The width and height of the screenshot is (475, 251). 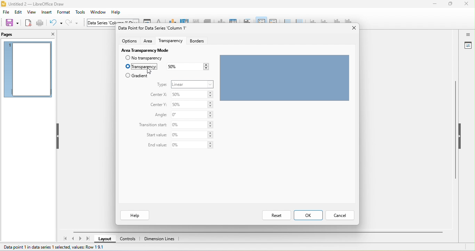 What do you see at coordinates (46, 12) in the screenshot?
I see `insert` at bounding box center [46, 12].